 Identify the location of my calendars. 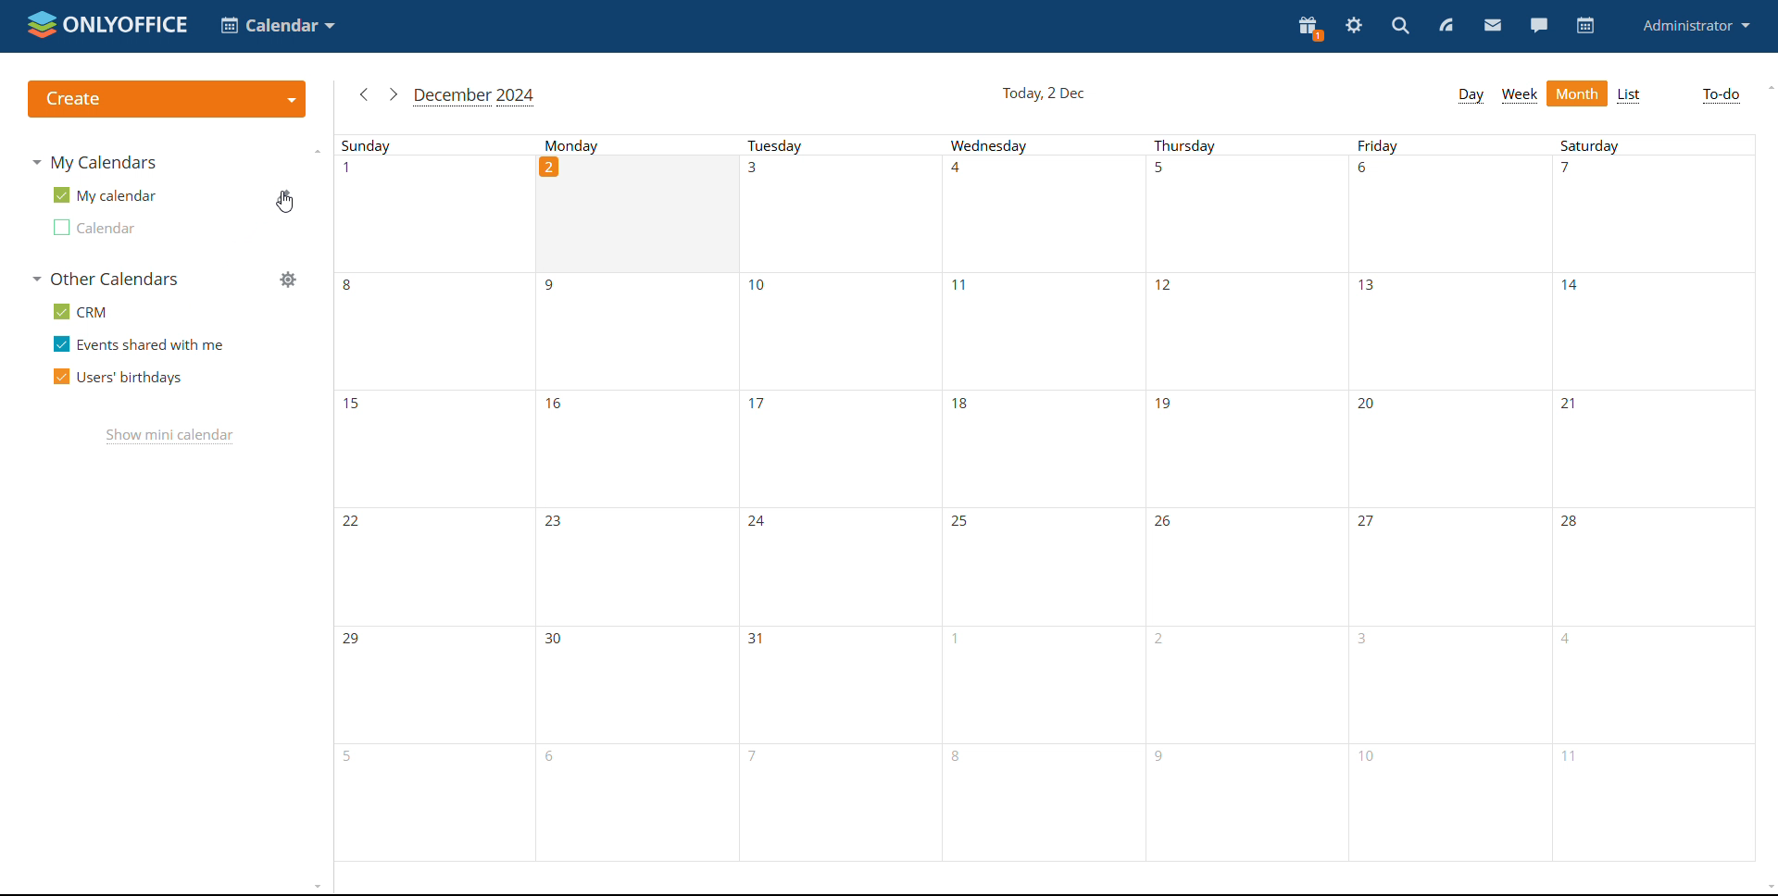
(100, 163).